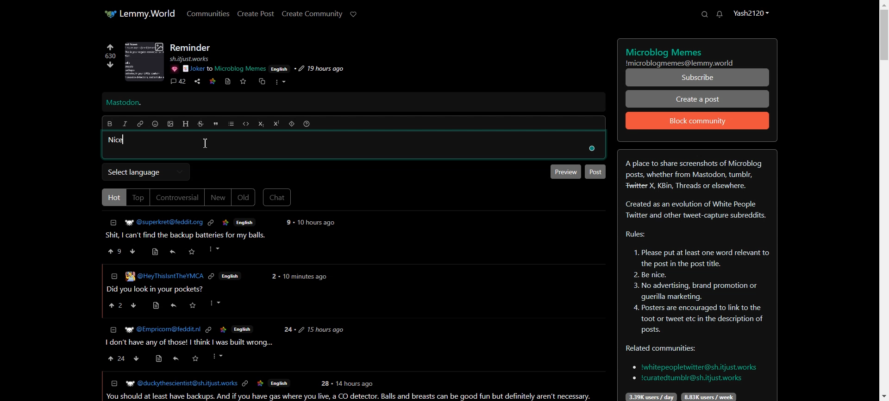 The width and height of the screenshot is (889, 401). Describe the element at coordinates (261, 82) in the screenshot. I see `Copy` at that location.